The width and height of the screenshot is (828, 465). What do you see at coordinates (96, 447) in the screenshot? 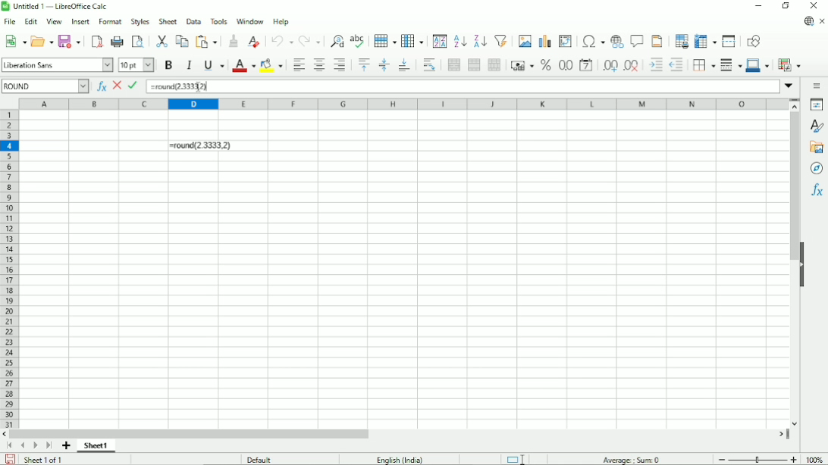
I see `Sheet 1` at bounding box center [96, 447].